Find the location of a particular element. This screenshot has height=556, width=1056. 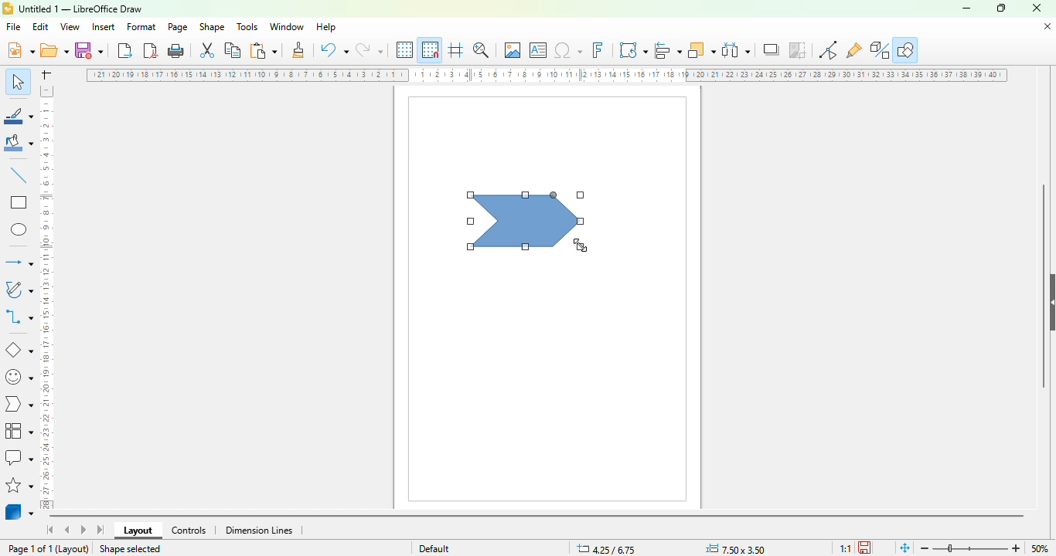

change in width and height of object is located at coordinates (735, 549).